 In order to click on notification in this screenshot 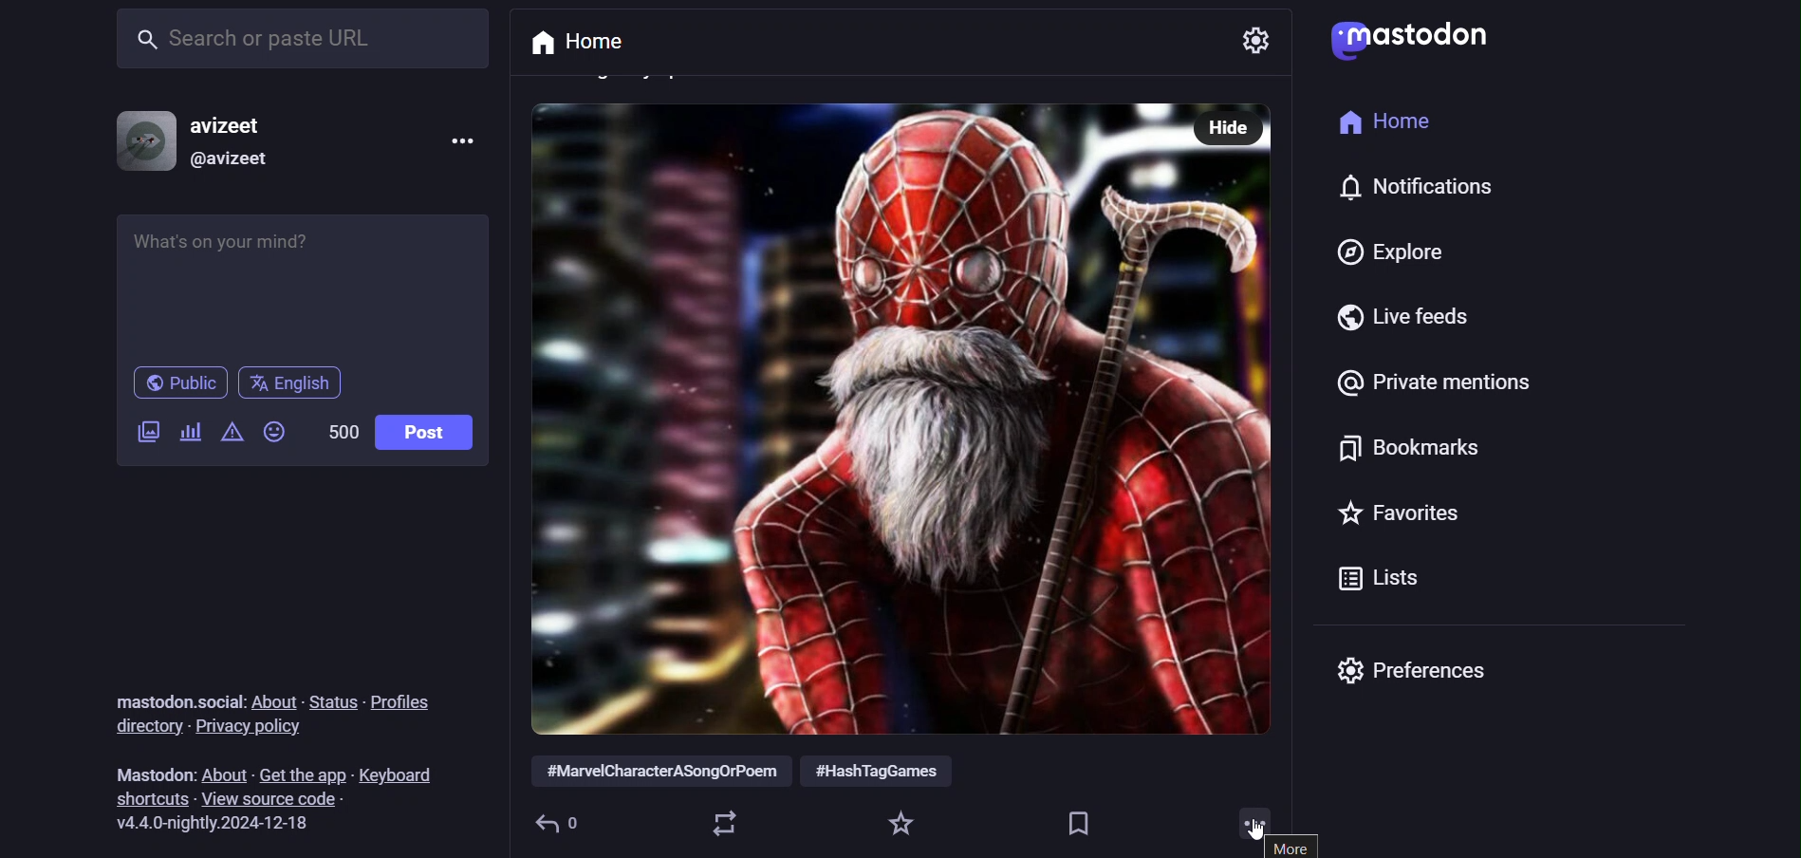, I will do `click(1428, 190)`.